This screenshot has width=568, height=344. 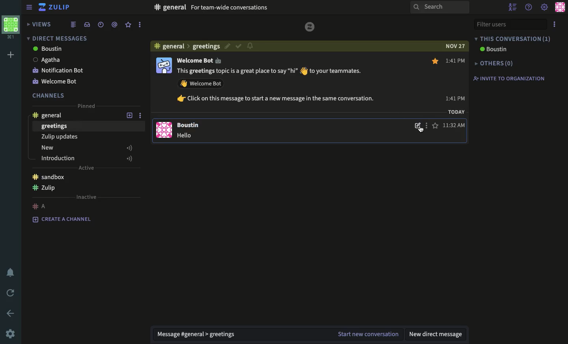 I want to click on add topic, so click(x=125, y=115).